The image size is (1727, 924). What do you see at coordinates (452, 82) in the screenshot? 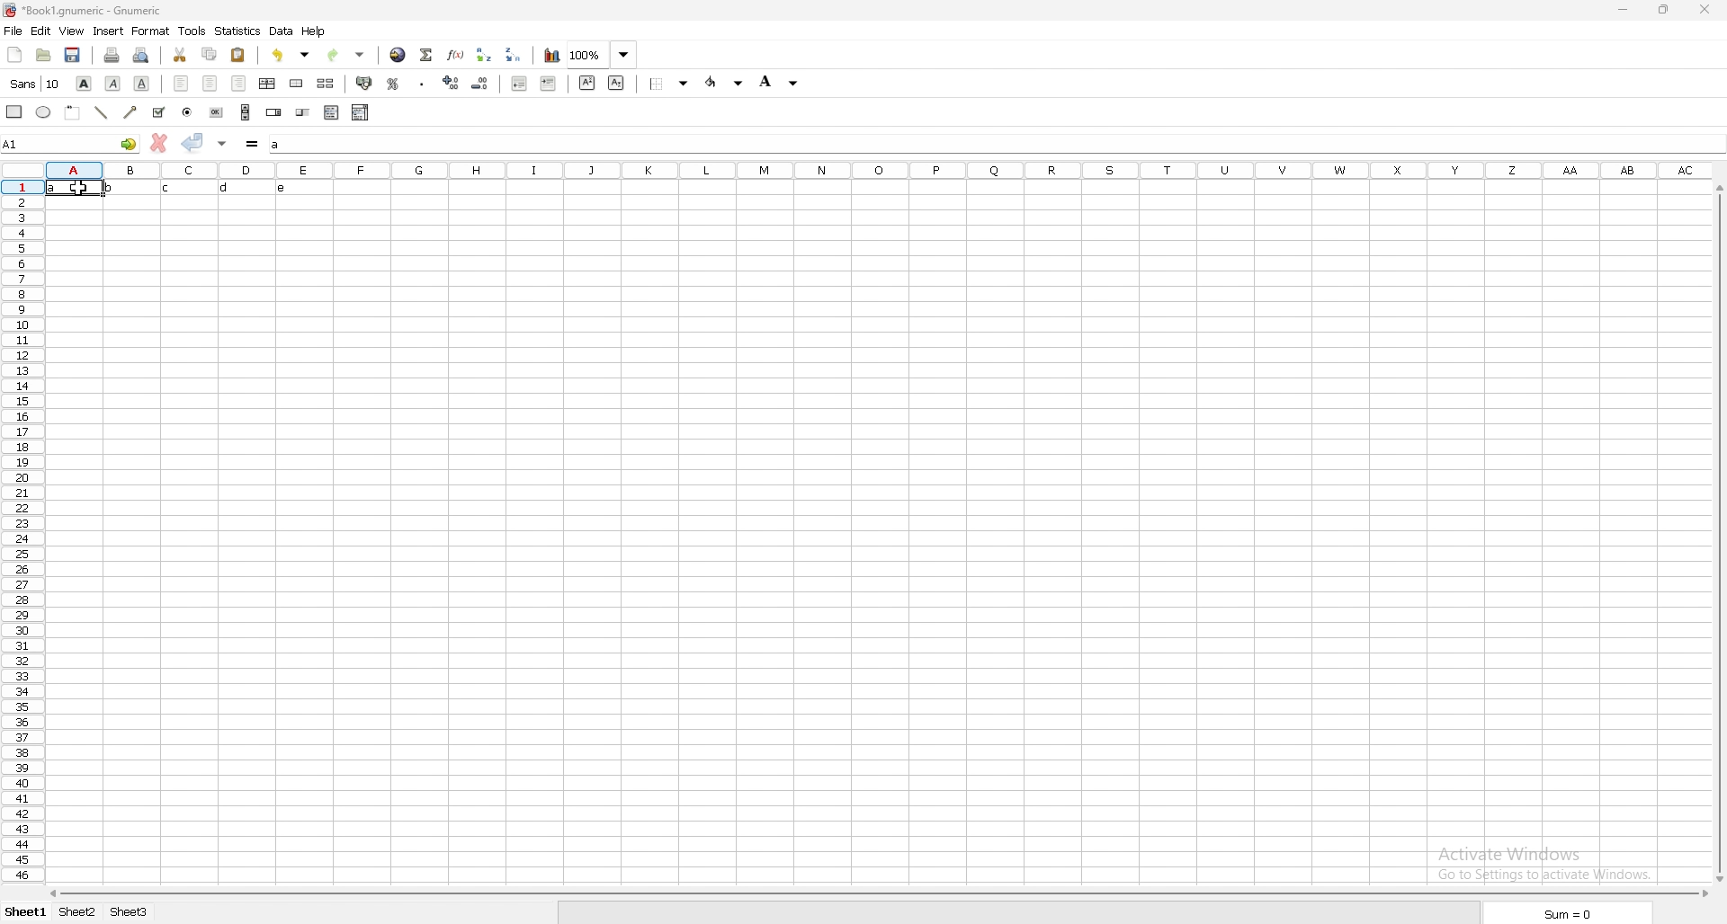
I see `increase decimals` at bounding box center [452, 82].